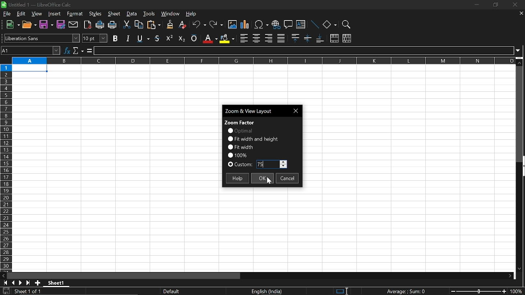 The width and height of the screenshot is (525, 295). What do you see at coordinates (237, 154) in the screenshot?
I see `current zoom` at bounding box center [237, 154].